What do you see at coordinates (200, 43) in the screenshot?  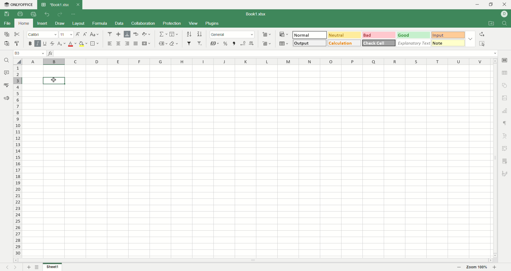 I see `remove filter` at bounding box center [200, 43].